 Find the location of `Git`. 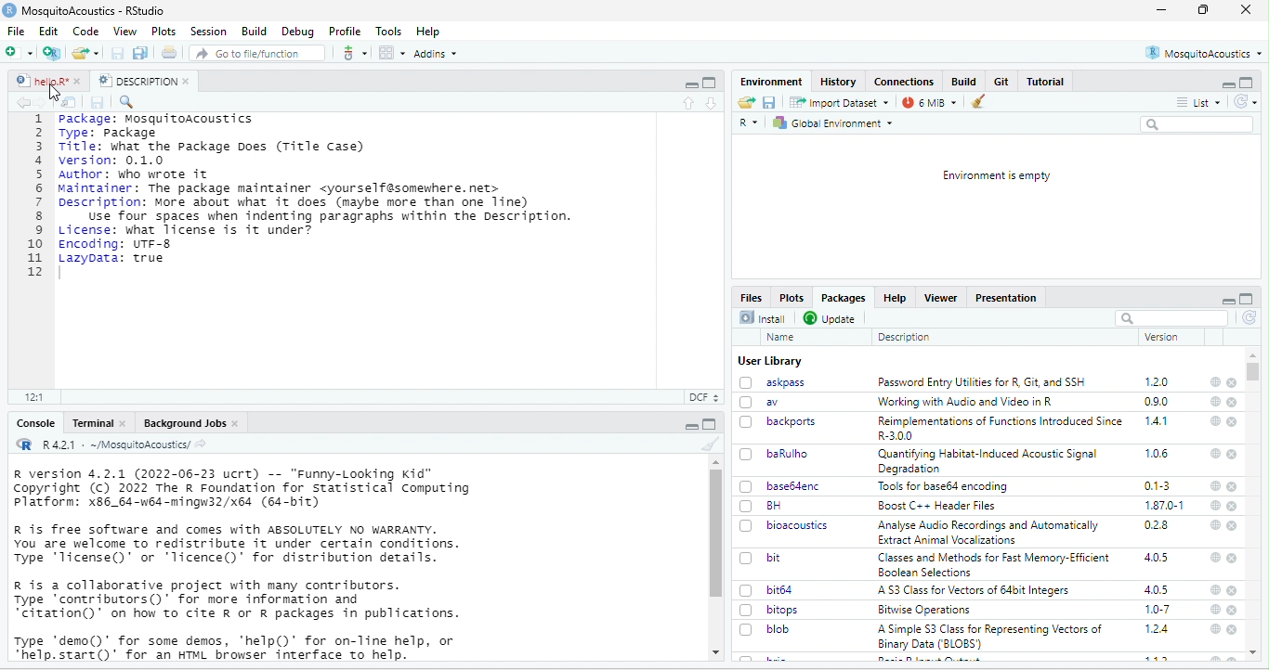

Git is located at coordinates (1002, 82).